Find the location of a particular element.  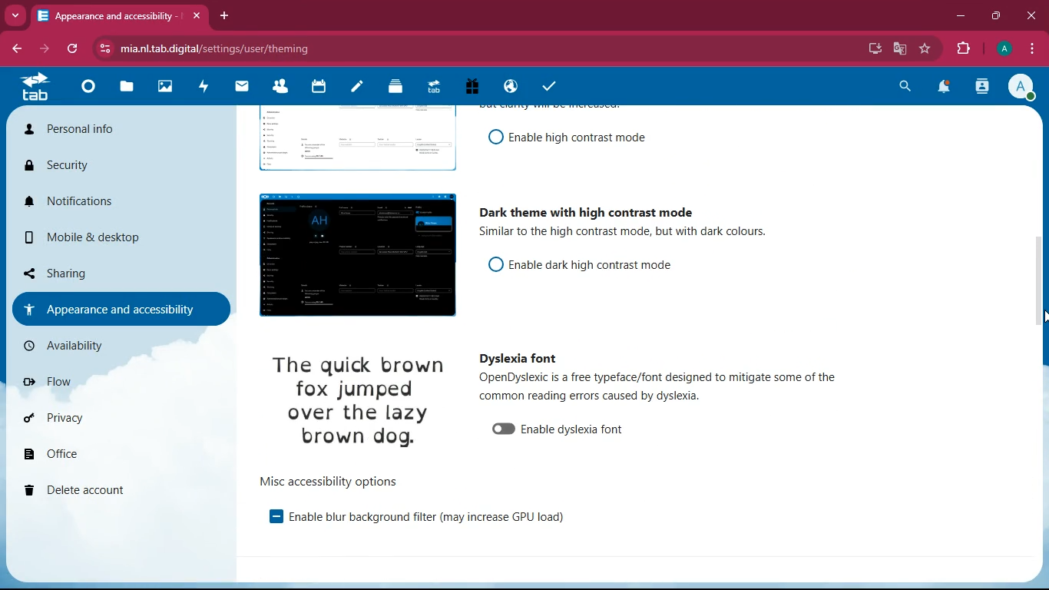

mobile is located at coordinates (100, 237).